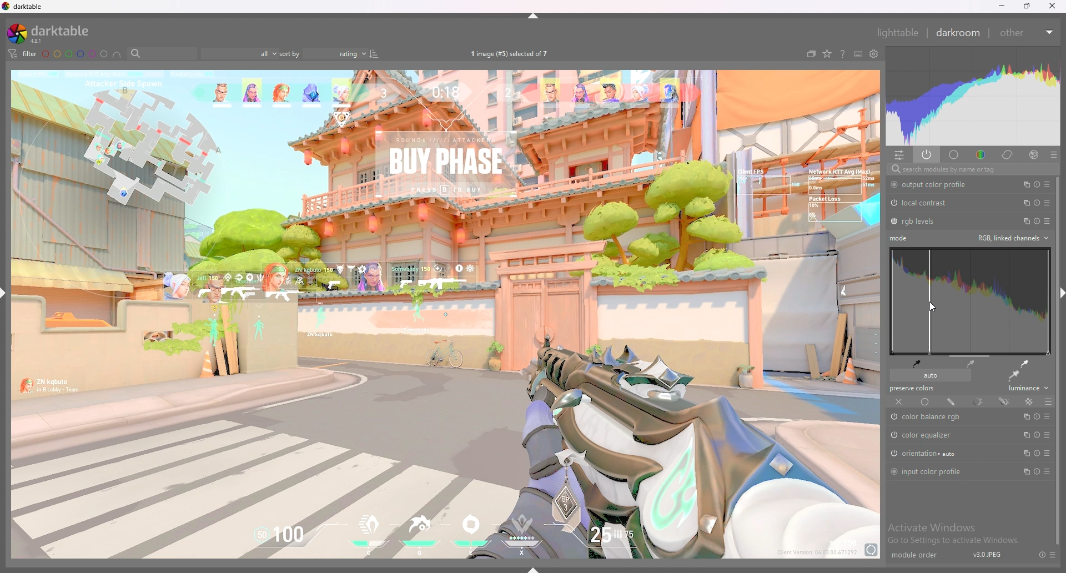  What do you see at coordinates (117, 55) in the screenshot?
I see `including color labels` at bounding box center [117, 55].